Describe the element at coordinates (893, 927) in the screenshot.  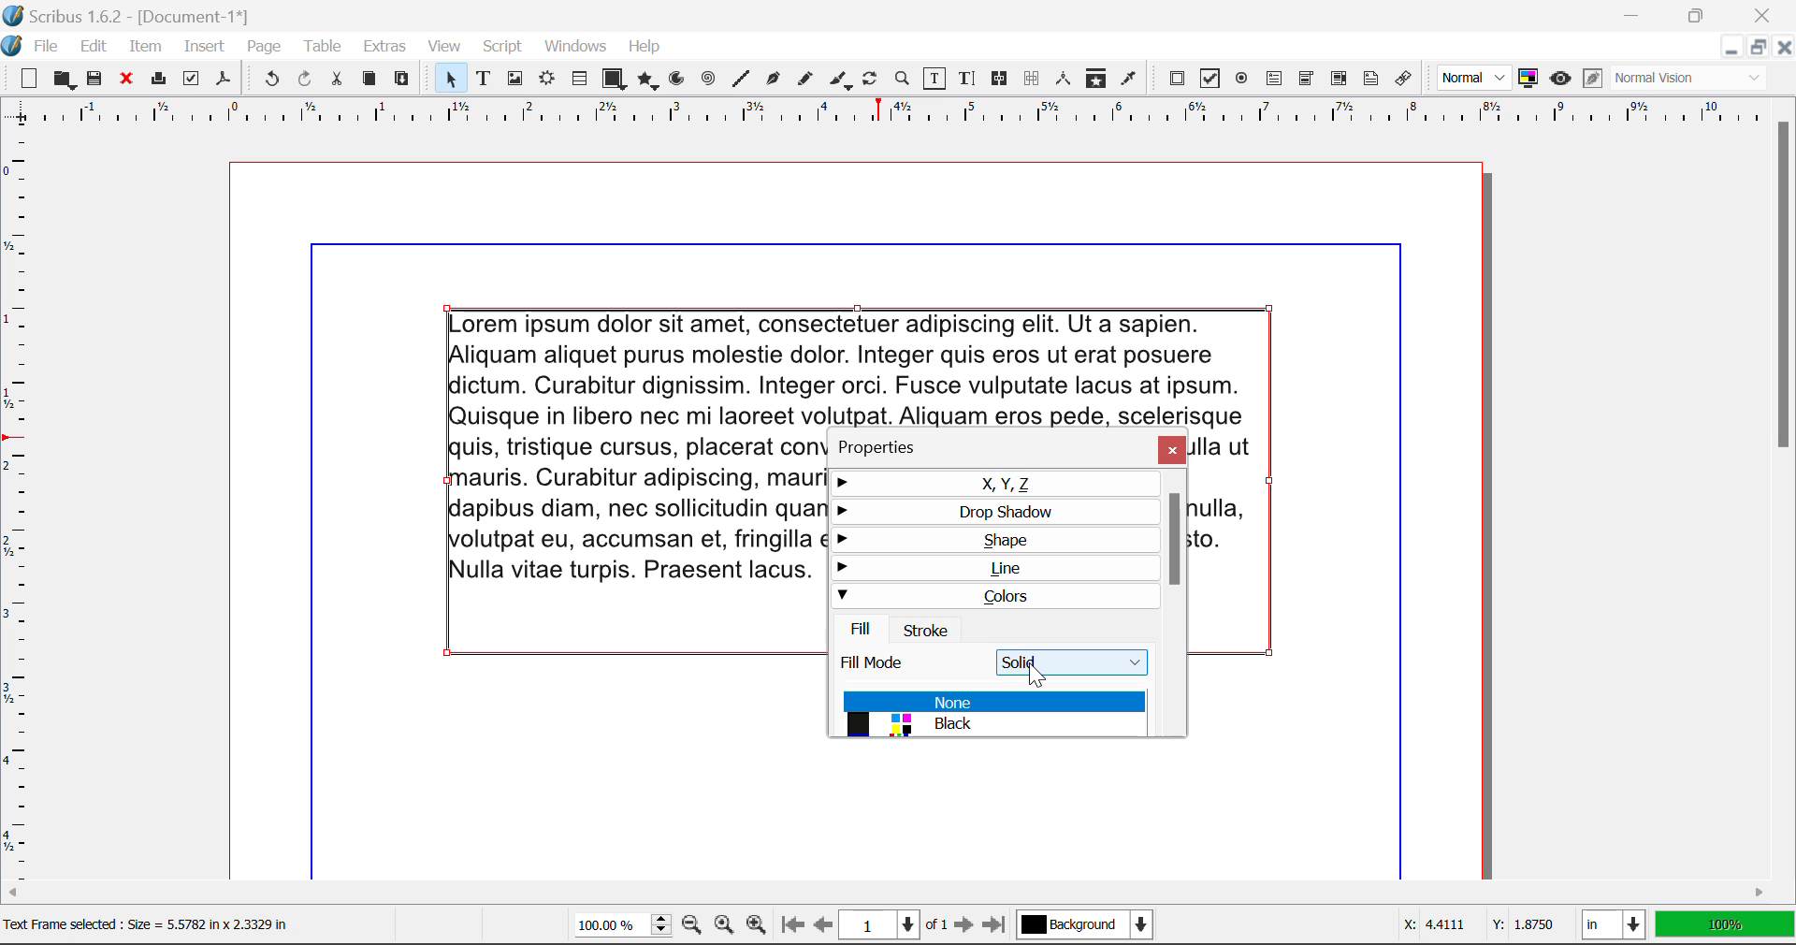
I see `Page 1 of 1` at that location.